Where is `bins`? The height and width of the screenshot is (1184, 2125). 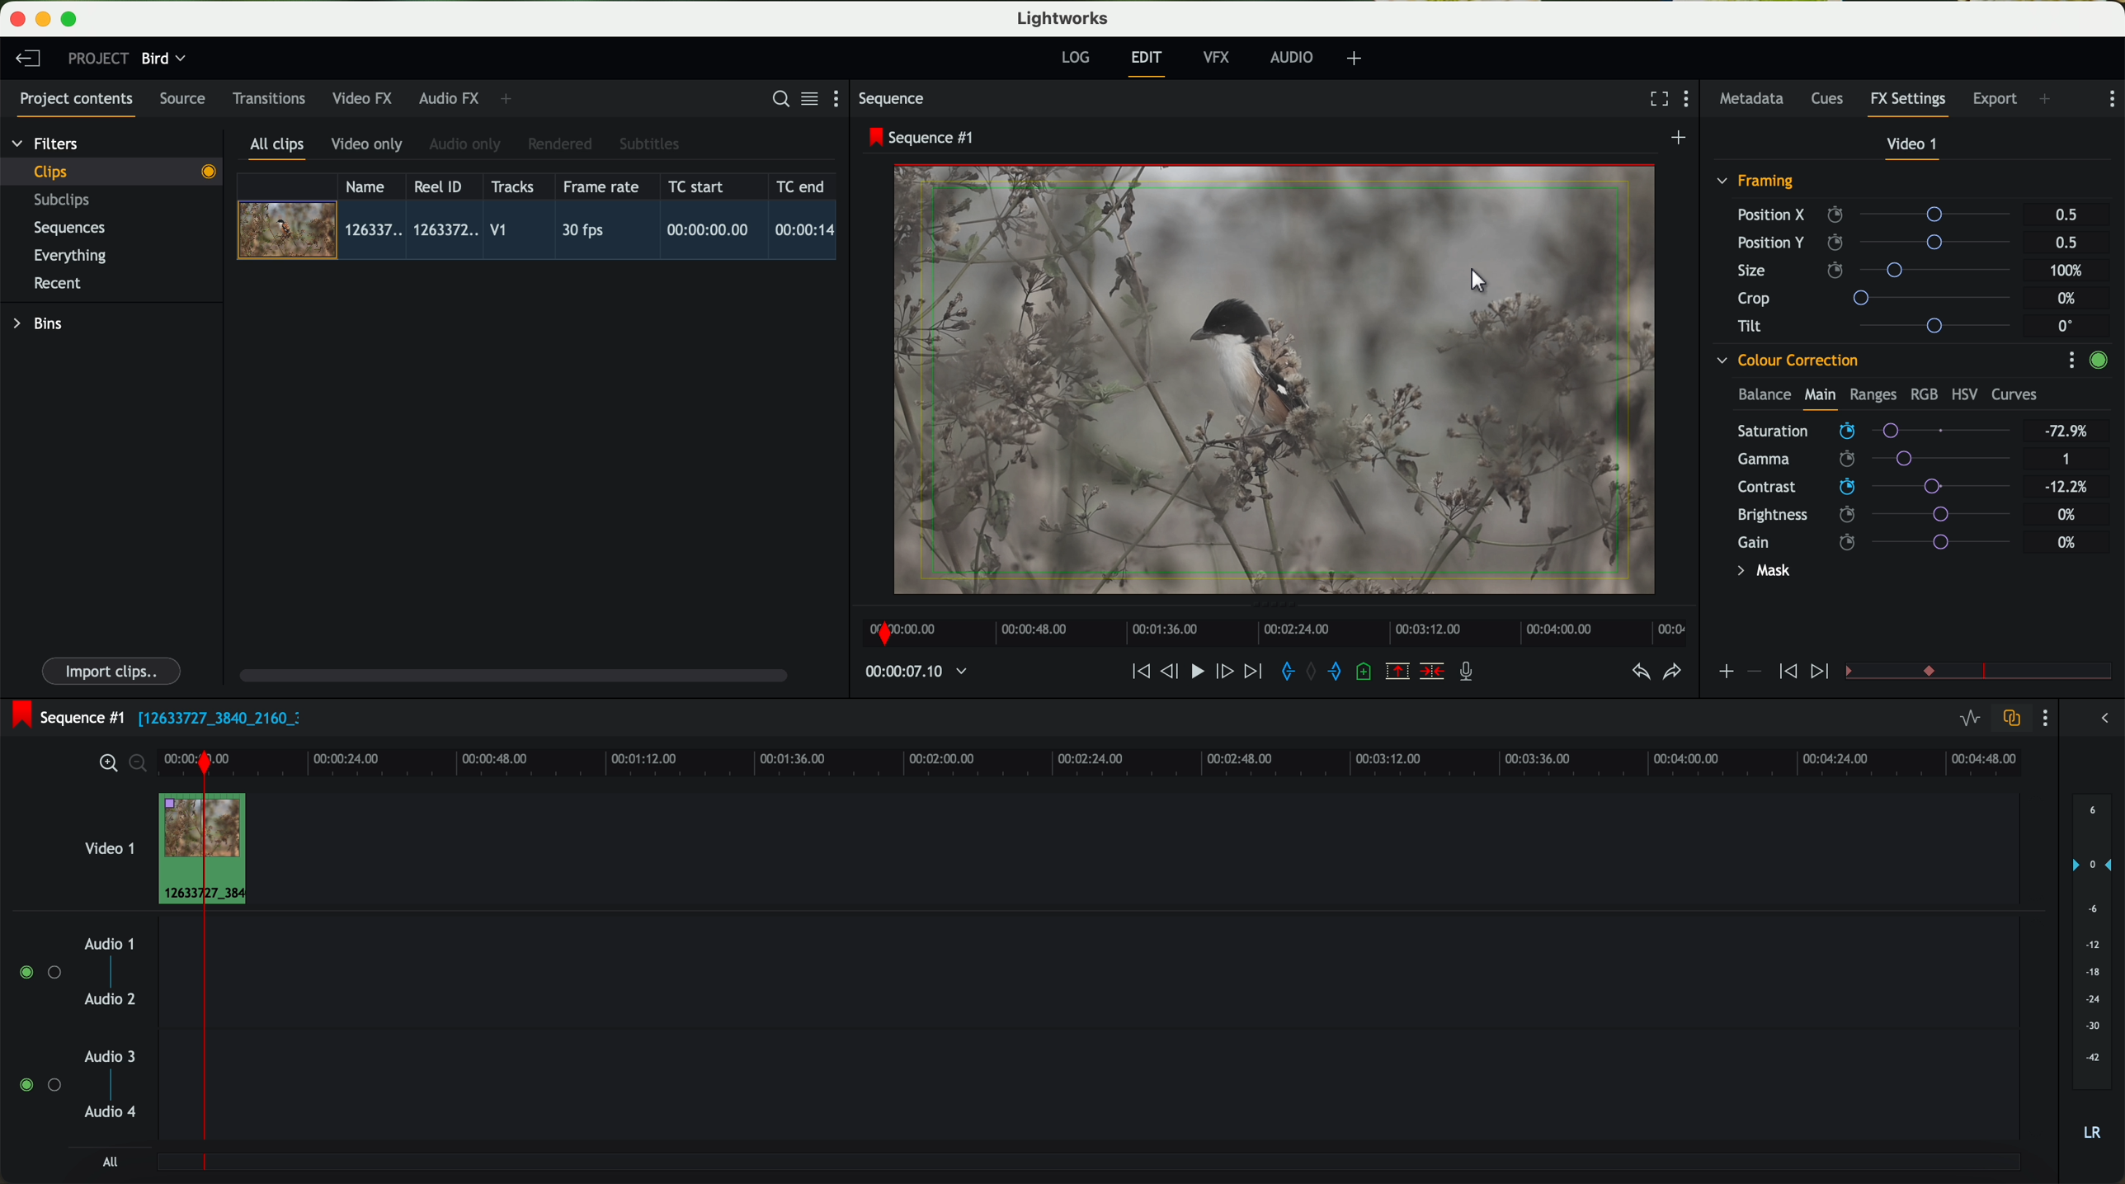
bins is located at coordinates (40, 324).